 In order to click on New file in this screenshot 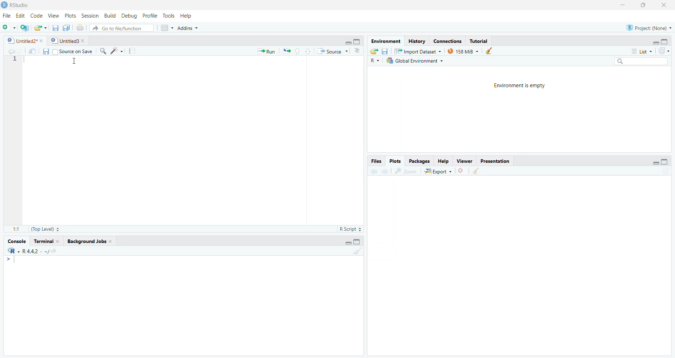, I will do `click(9, 26)`.